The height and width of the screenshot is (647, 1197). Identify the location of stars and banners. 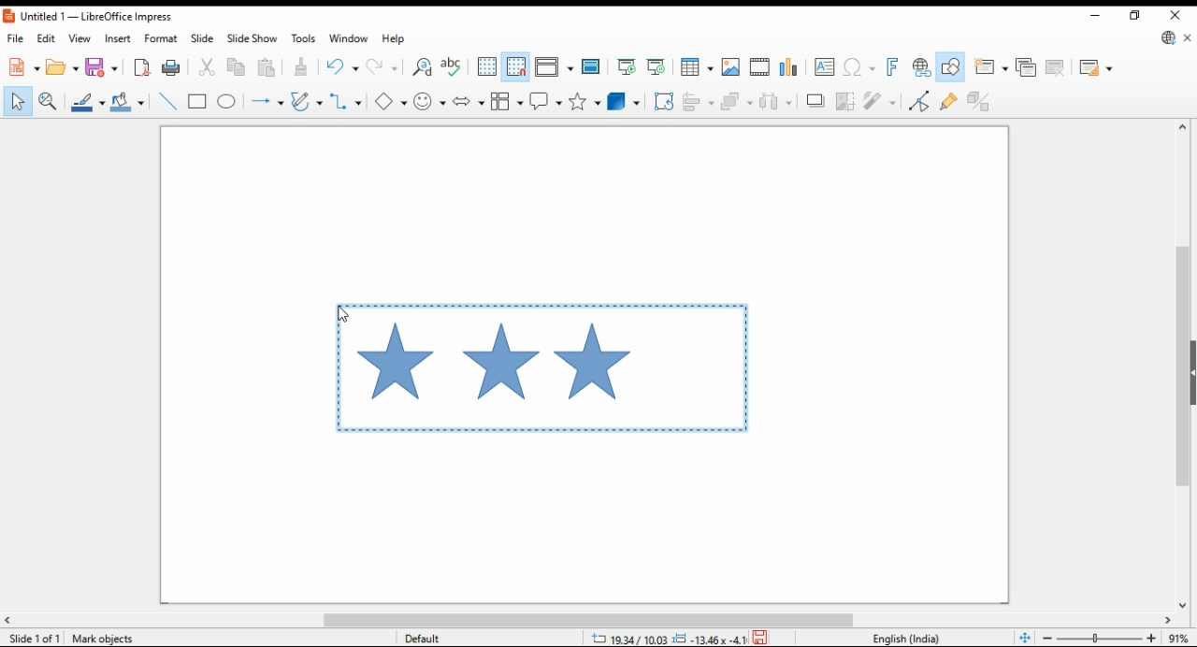
(584, 101).